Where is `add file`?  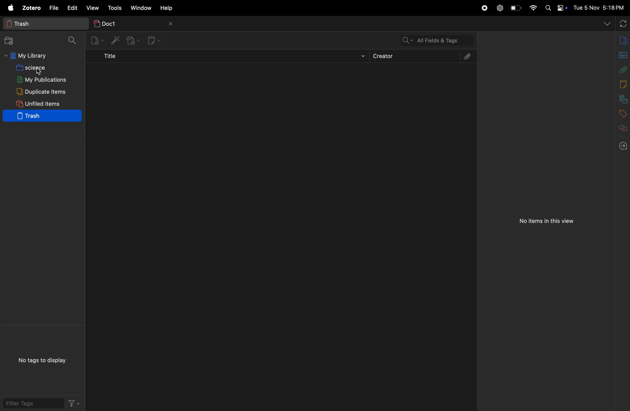 add file is located at coordinates (622, 41).